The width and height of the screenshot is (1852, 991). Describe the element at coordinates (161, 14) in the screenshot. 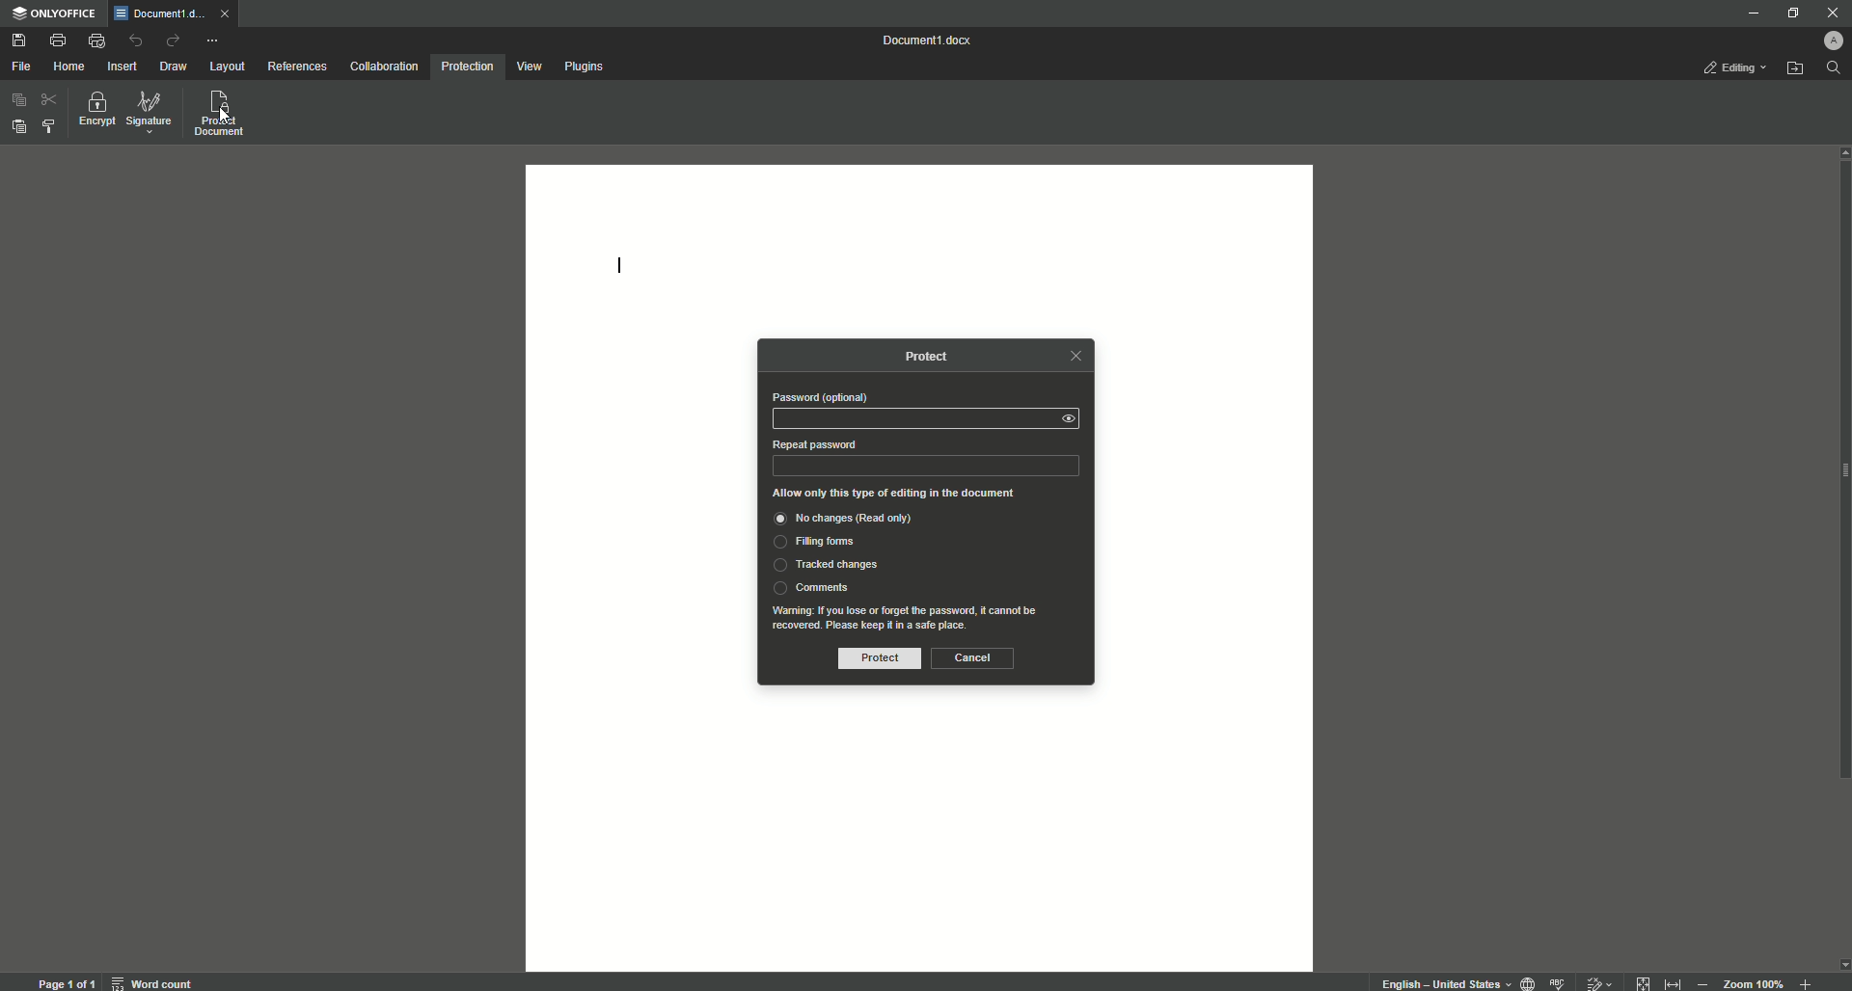

I see `Tab 1` at that location.